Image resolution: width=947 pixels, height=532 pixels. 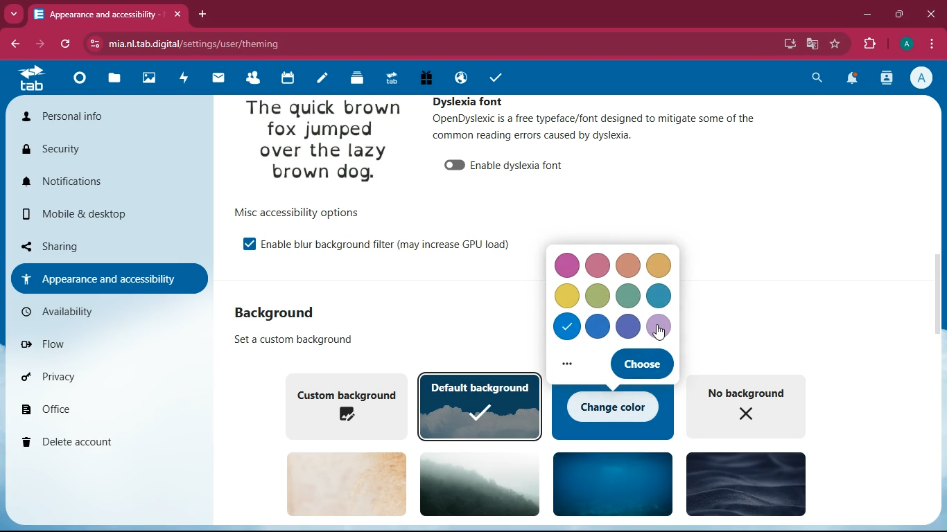 What do you see at coordinates (249, 245) in the screenshot?
I see `enable` at bounding box center [249, 245].